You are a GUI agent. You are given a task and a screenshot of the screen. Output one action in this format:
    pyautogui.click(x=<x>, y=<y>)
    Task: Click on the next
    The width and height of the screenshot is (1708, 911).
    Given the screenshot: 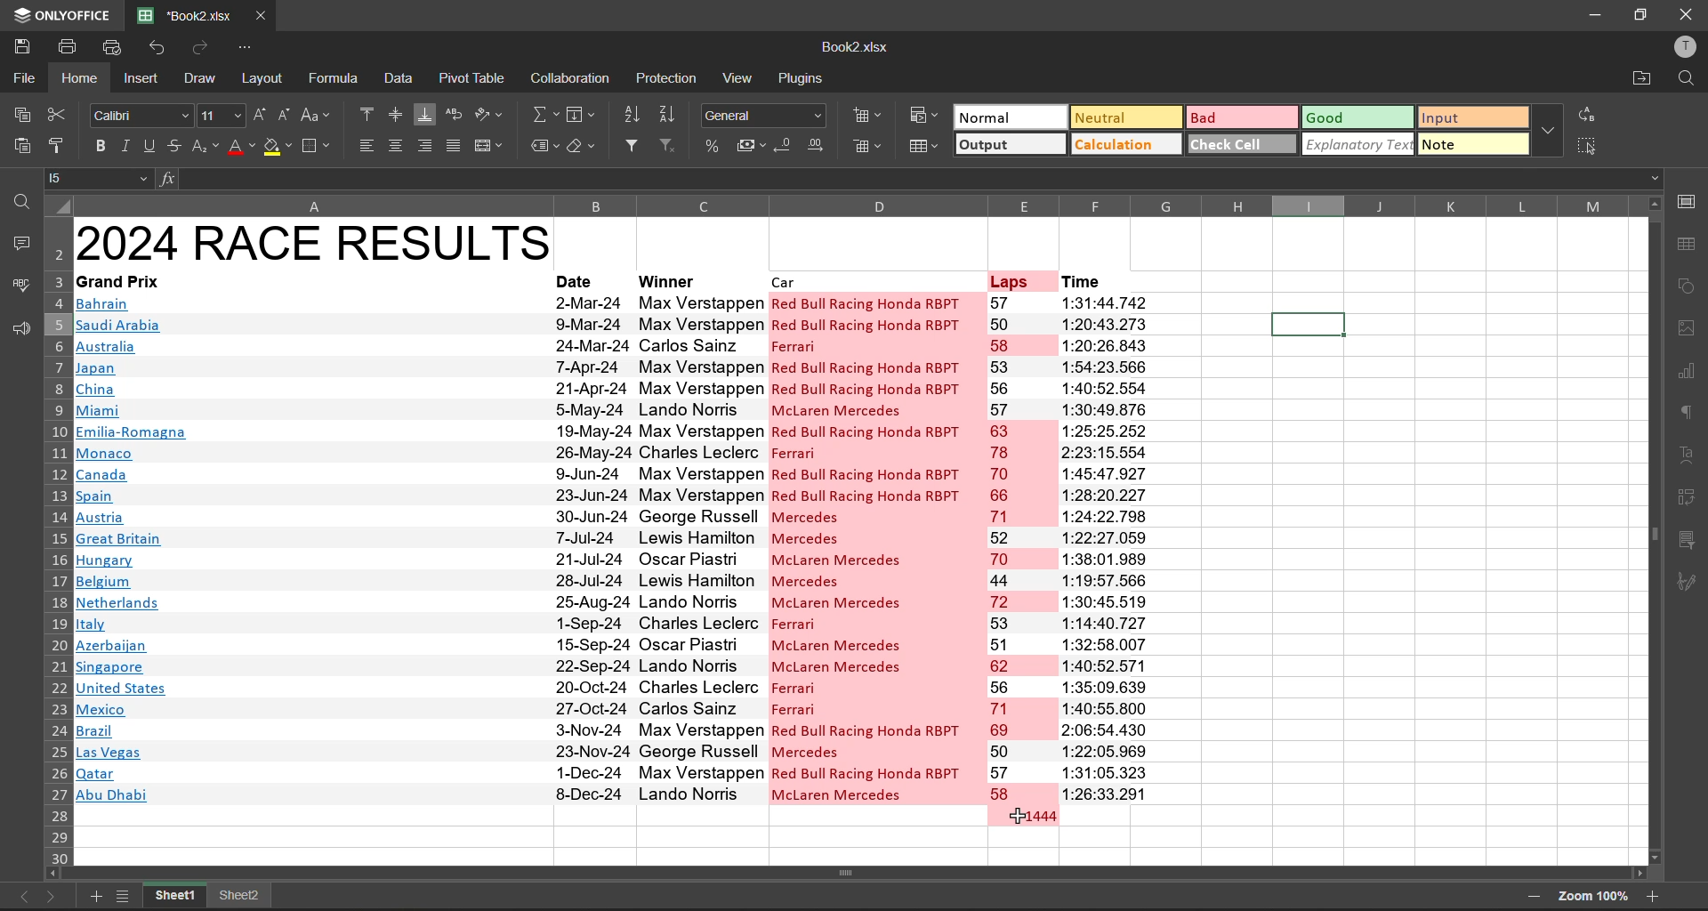 What is the action you would take?
    pyautogui.click(x=53, y=895)
    